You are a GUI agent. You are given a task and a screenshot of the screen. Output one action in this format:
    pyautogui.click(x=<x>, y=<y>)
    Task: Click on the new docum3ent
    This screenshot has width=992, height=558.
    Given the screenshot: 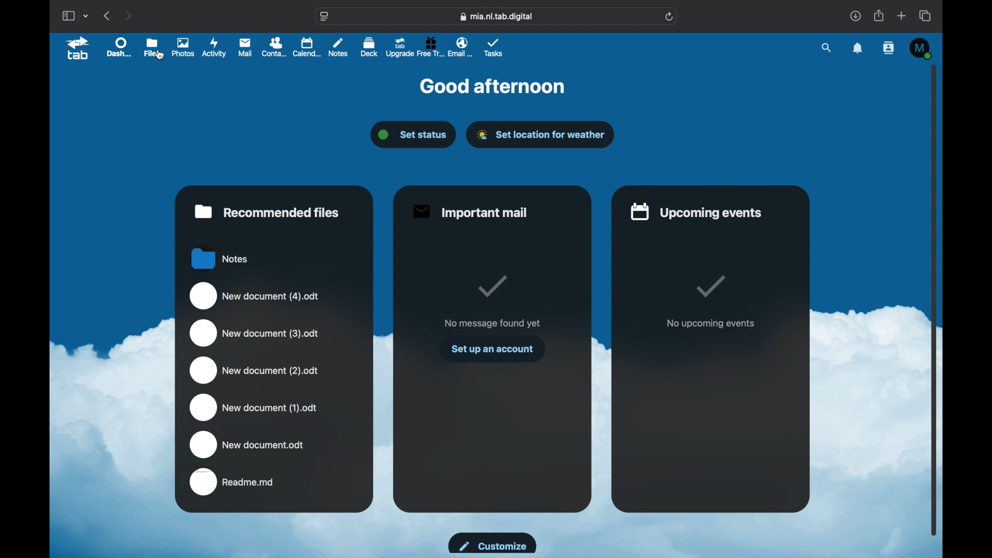 What is the action you would take?
    pyautogui.click(x=247, y=444)
    